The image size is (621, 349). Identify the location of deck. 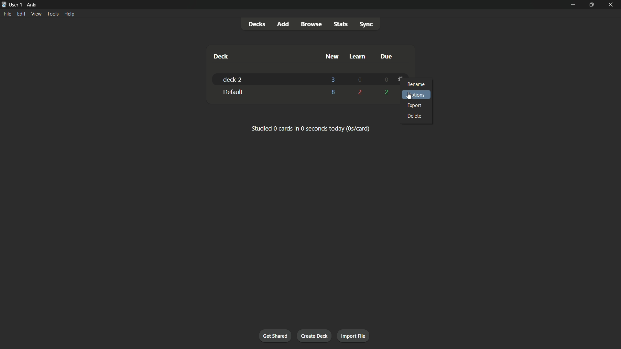
(221, 57).